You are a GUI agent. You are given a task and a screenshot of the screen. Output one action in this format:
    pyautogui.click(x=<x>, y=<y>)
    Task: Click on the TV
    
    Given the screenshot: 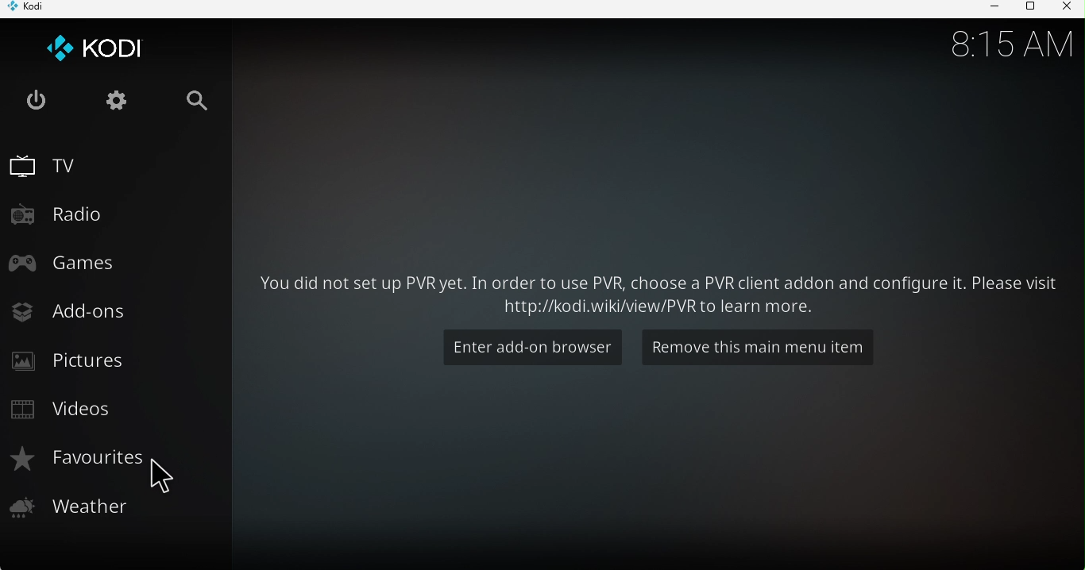 What is the action you would take?
    pyautogui.click(x=103, y=163)
    